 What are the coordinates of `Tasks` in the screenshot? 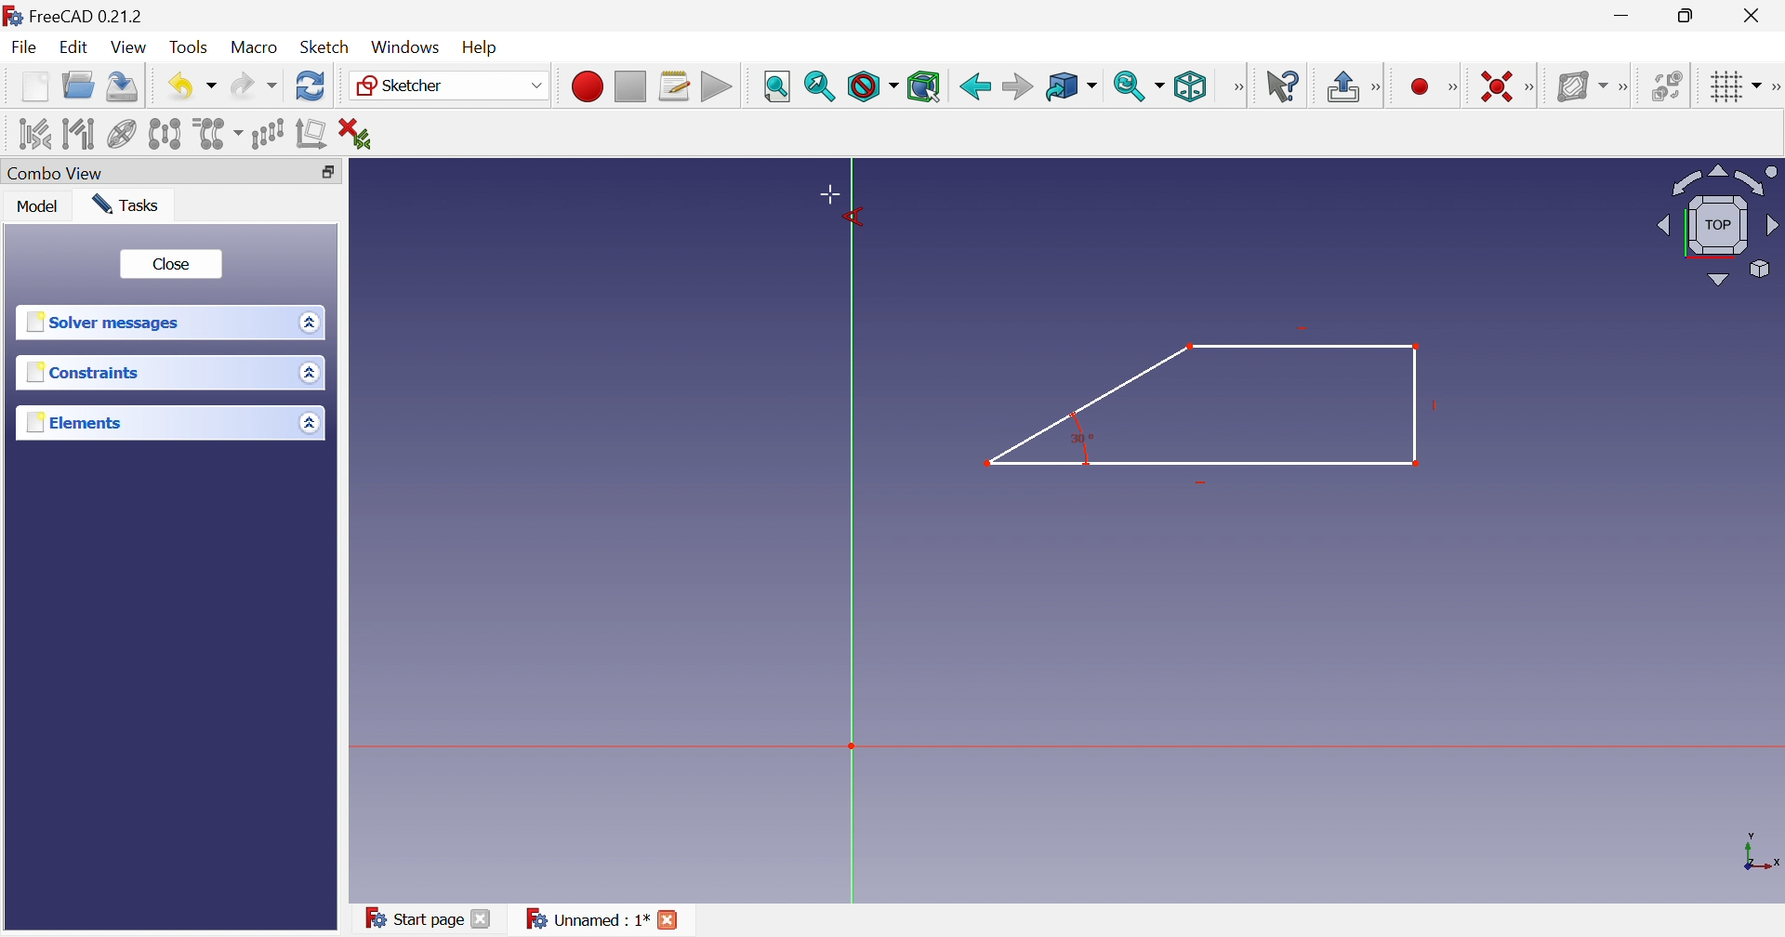 It's located at (130, 205).